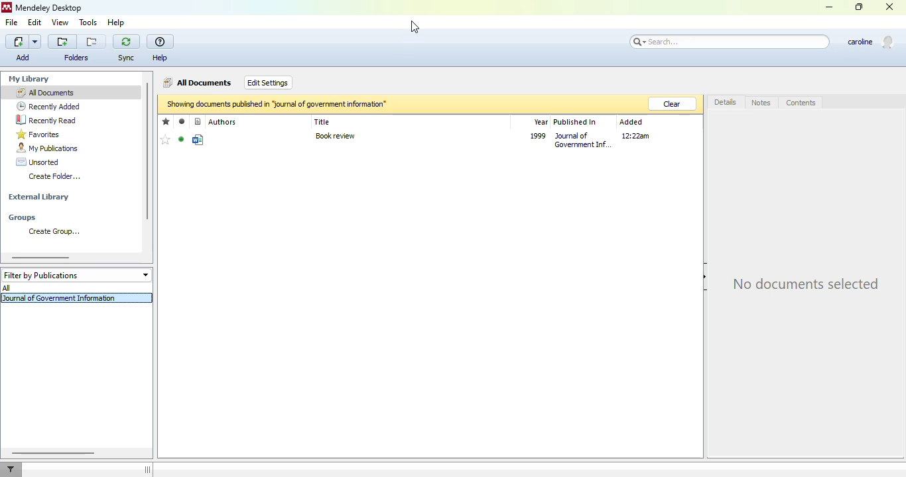 The width and height of the screenshot is (906, 477). What do you see at coordinates (38, 134) in the screenshot?
I see `favorites` at bounding box center [38, 134].